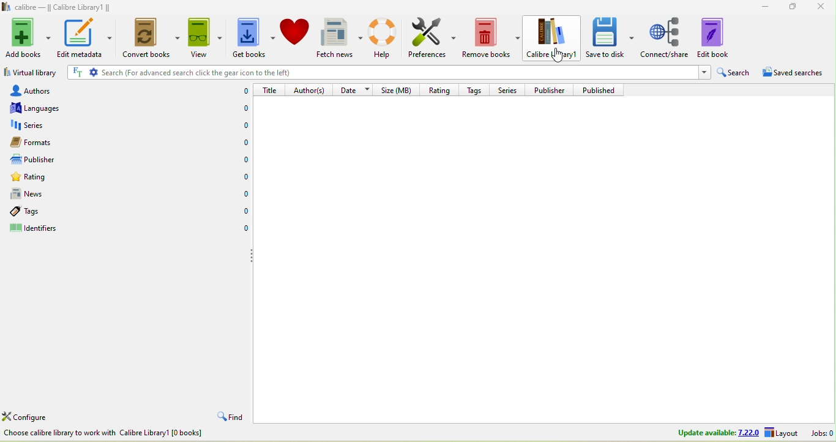 The image size is (836, 442). Describe the element at coordinates (252, 39) in the screenshot. I see `get books` at that location.